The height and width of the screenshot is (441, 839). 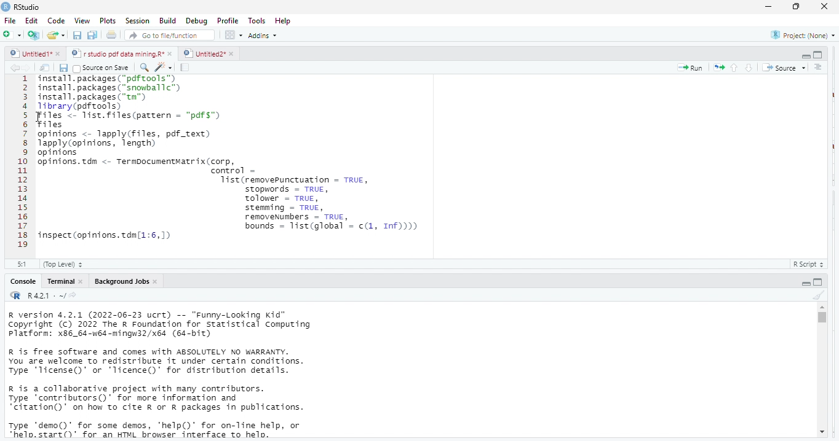 I want to click on show document outline, so click(x=819, y=68).